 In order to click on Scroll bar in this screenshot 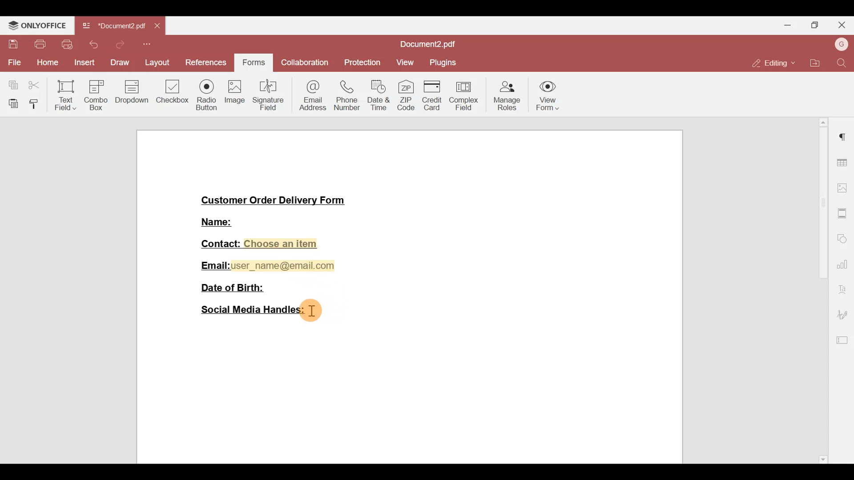, I will do `click(821, 290)`.